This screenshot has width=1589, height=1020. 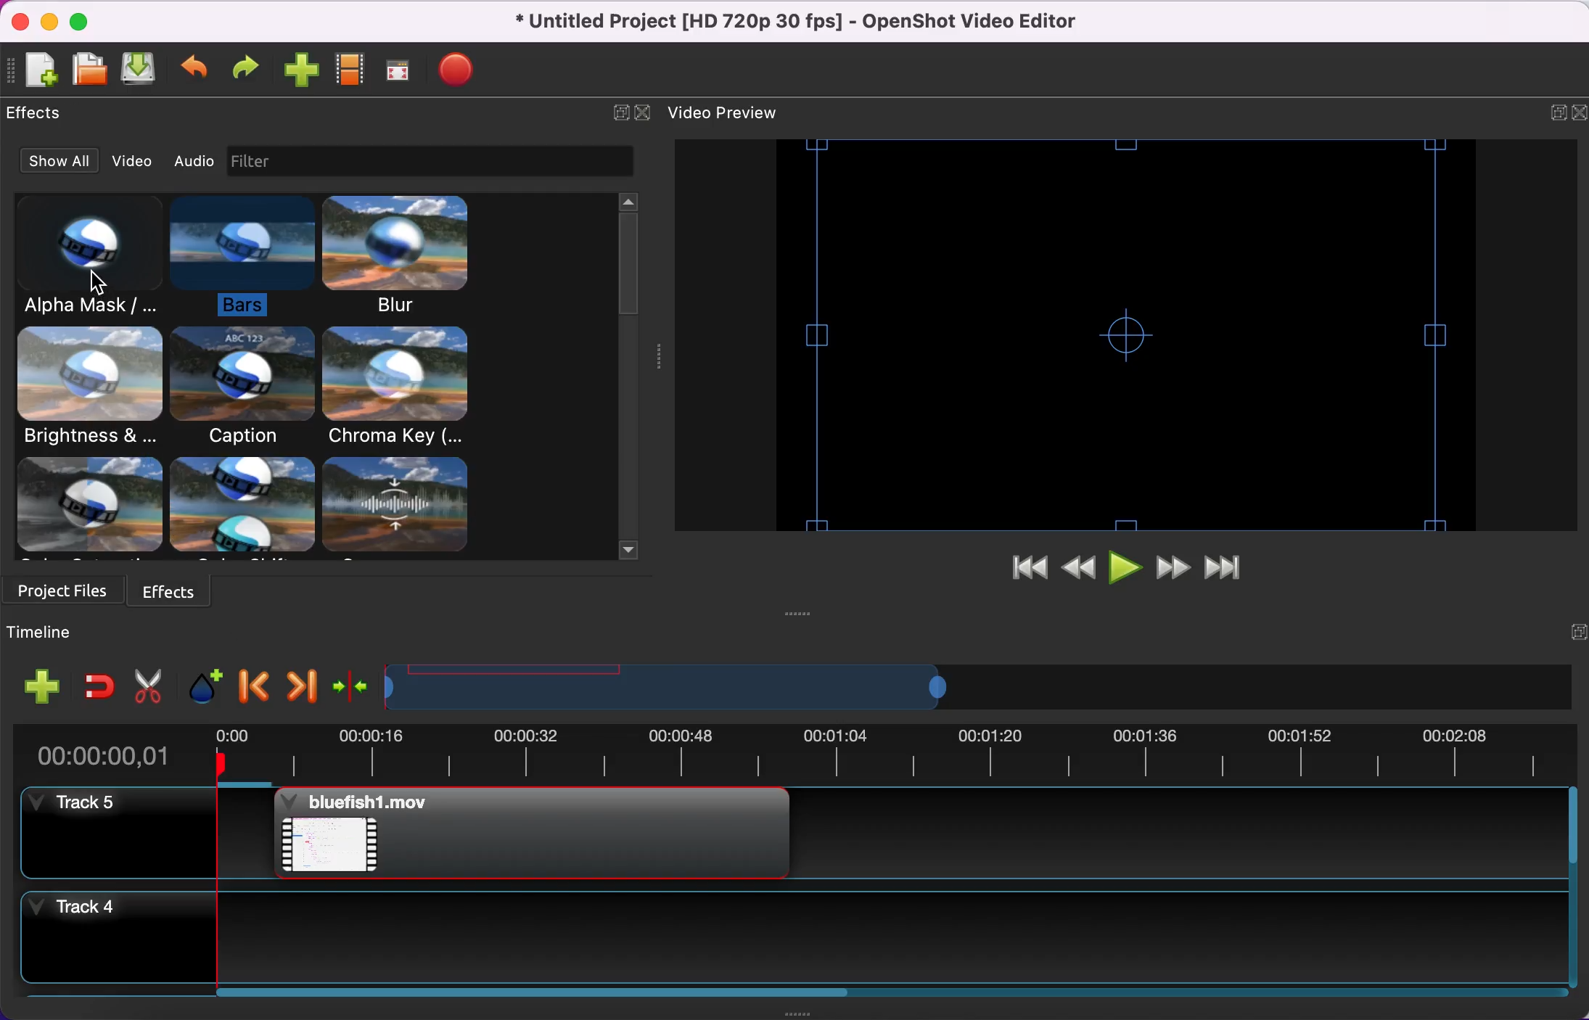 I want to click on full screen, so click(x=399, y=73).